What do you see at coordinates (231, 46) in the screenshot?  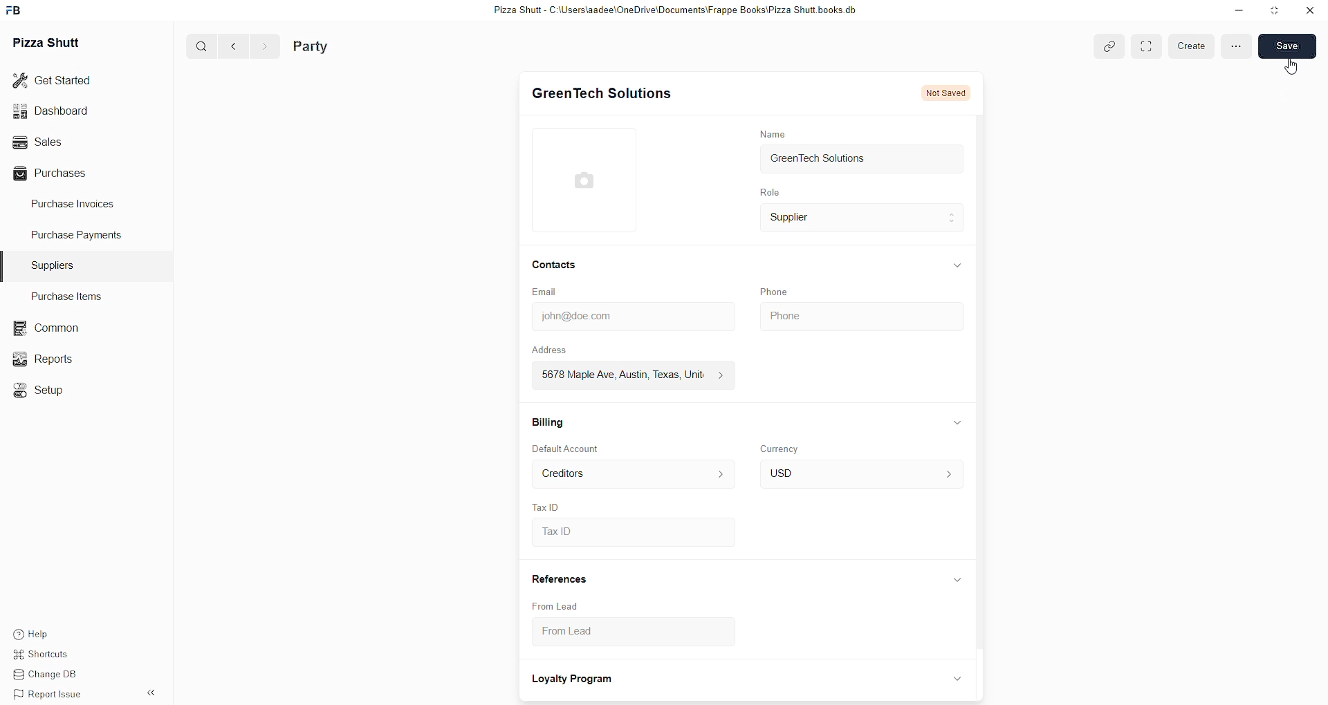 I see `previous page` at bounding box center [231, 46].